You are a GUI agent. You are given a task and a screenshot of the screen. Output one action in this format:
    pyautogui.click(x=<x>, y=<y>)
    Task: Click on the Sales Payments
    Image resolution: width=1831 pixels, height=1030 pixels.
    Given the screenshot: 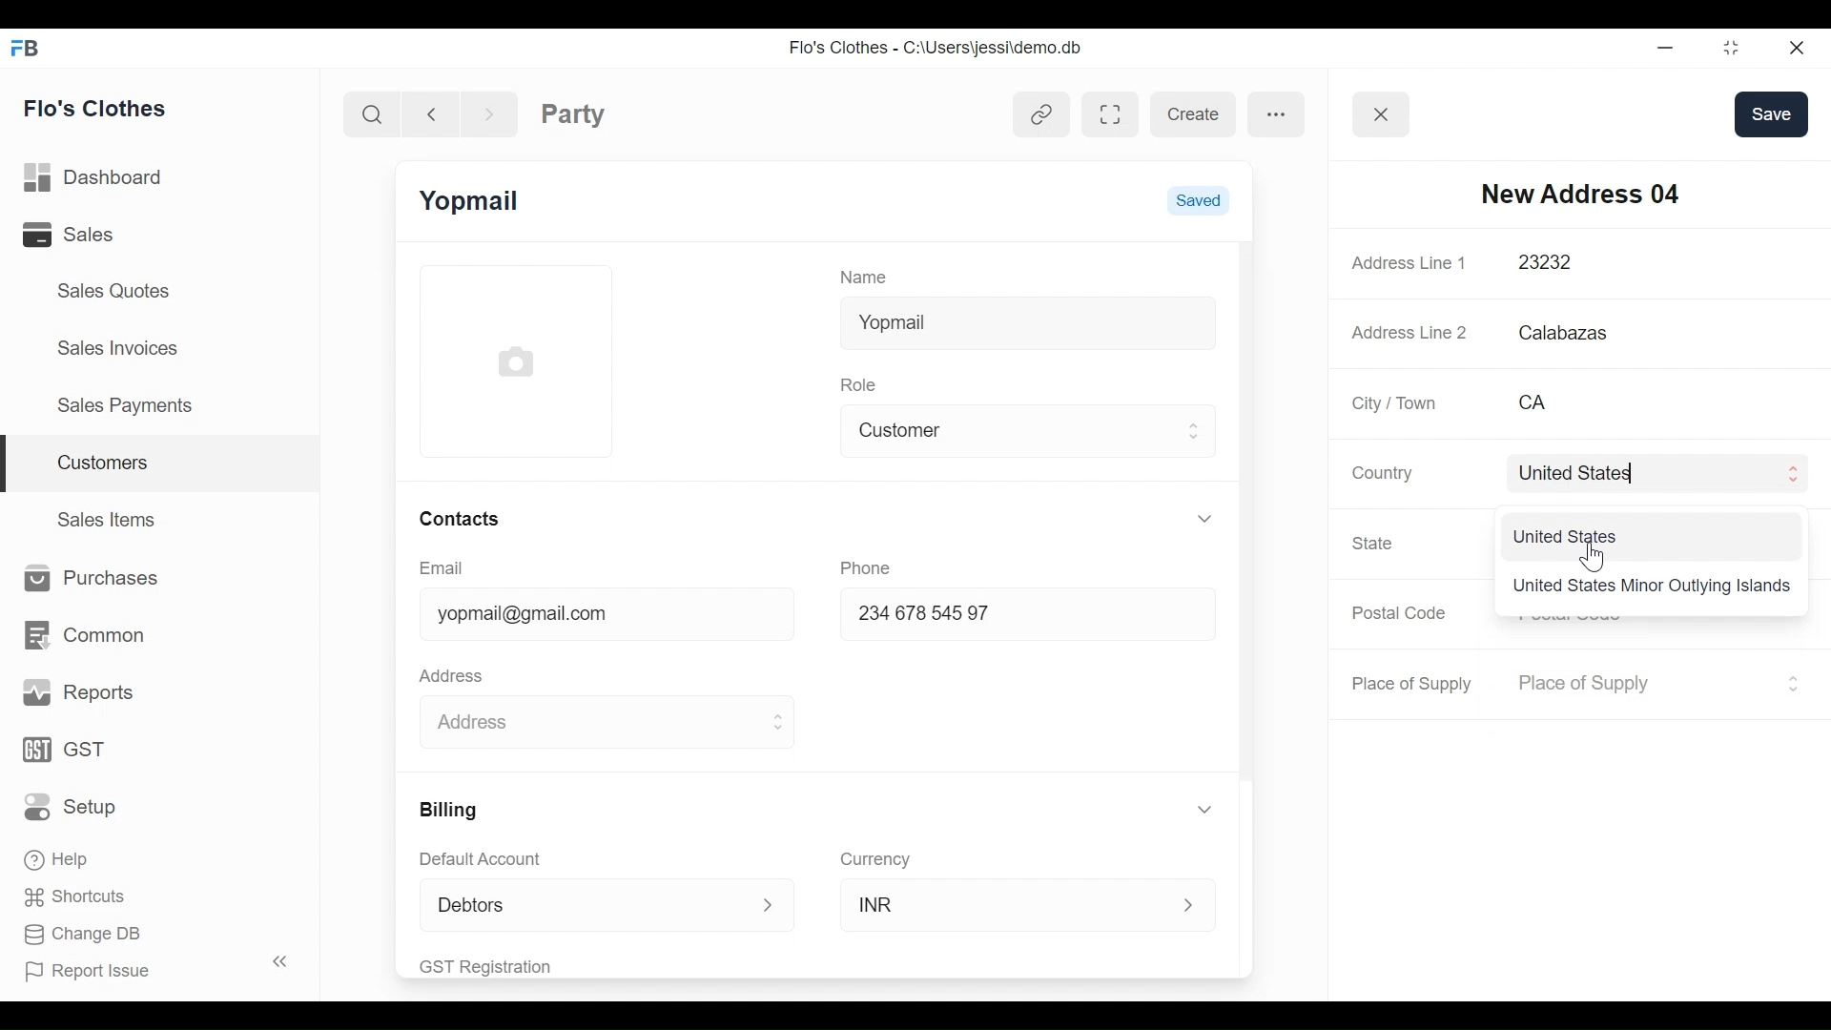 What is the action you would take?
    pyautogui.click(x=123, y=404)
    